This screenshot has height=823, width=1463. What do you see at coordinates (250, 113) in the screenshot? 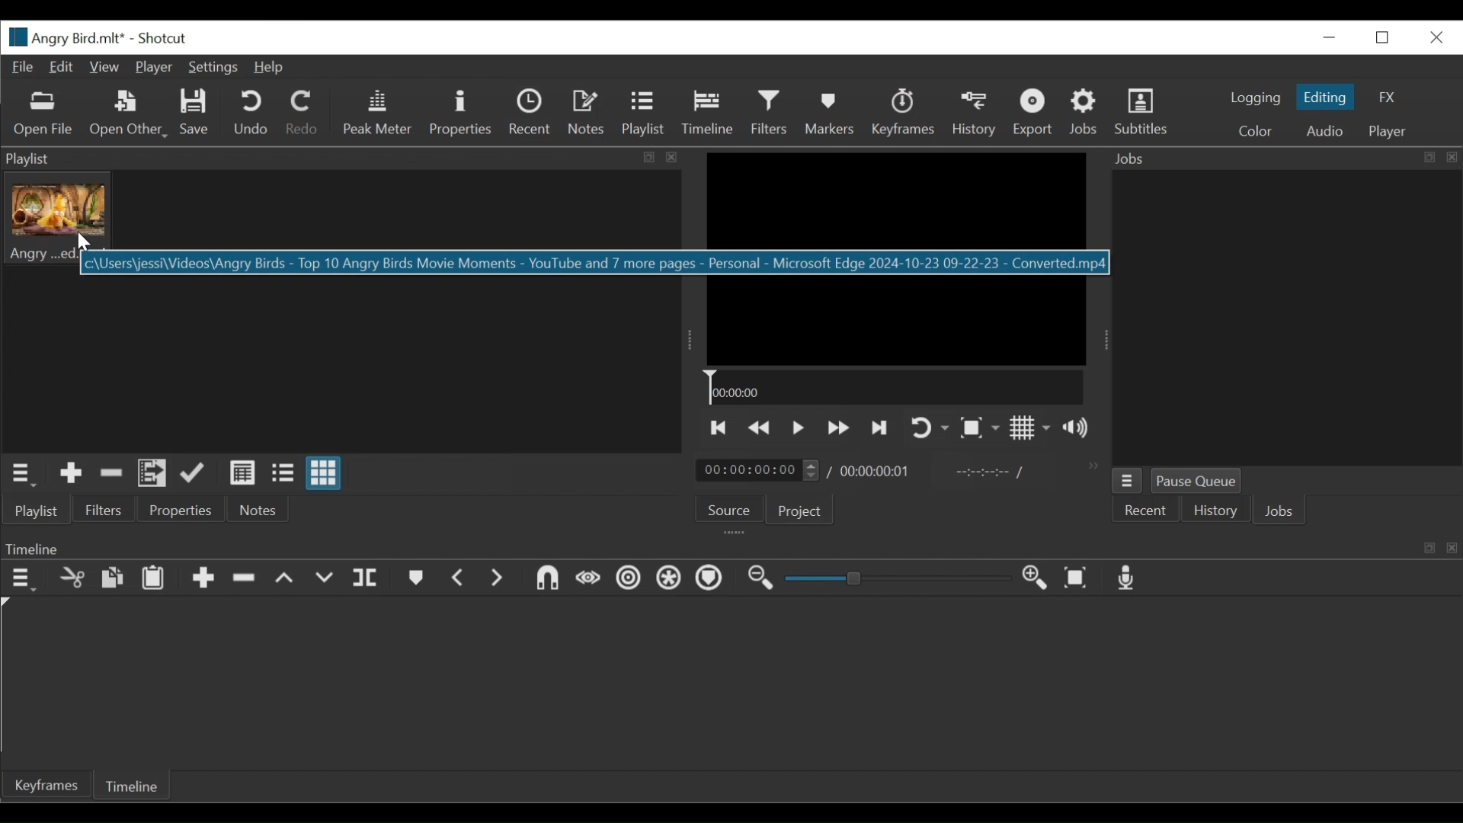
I see `Undo` at bounding box center [250, 113].